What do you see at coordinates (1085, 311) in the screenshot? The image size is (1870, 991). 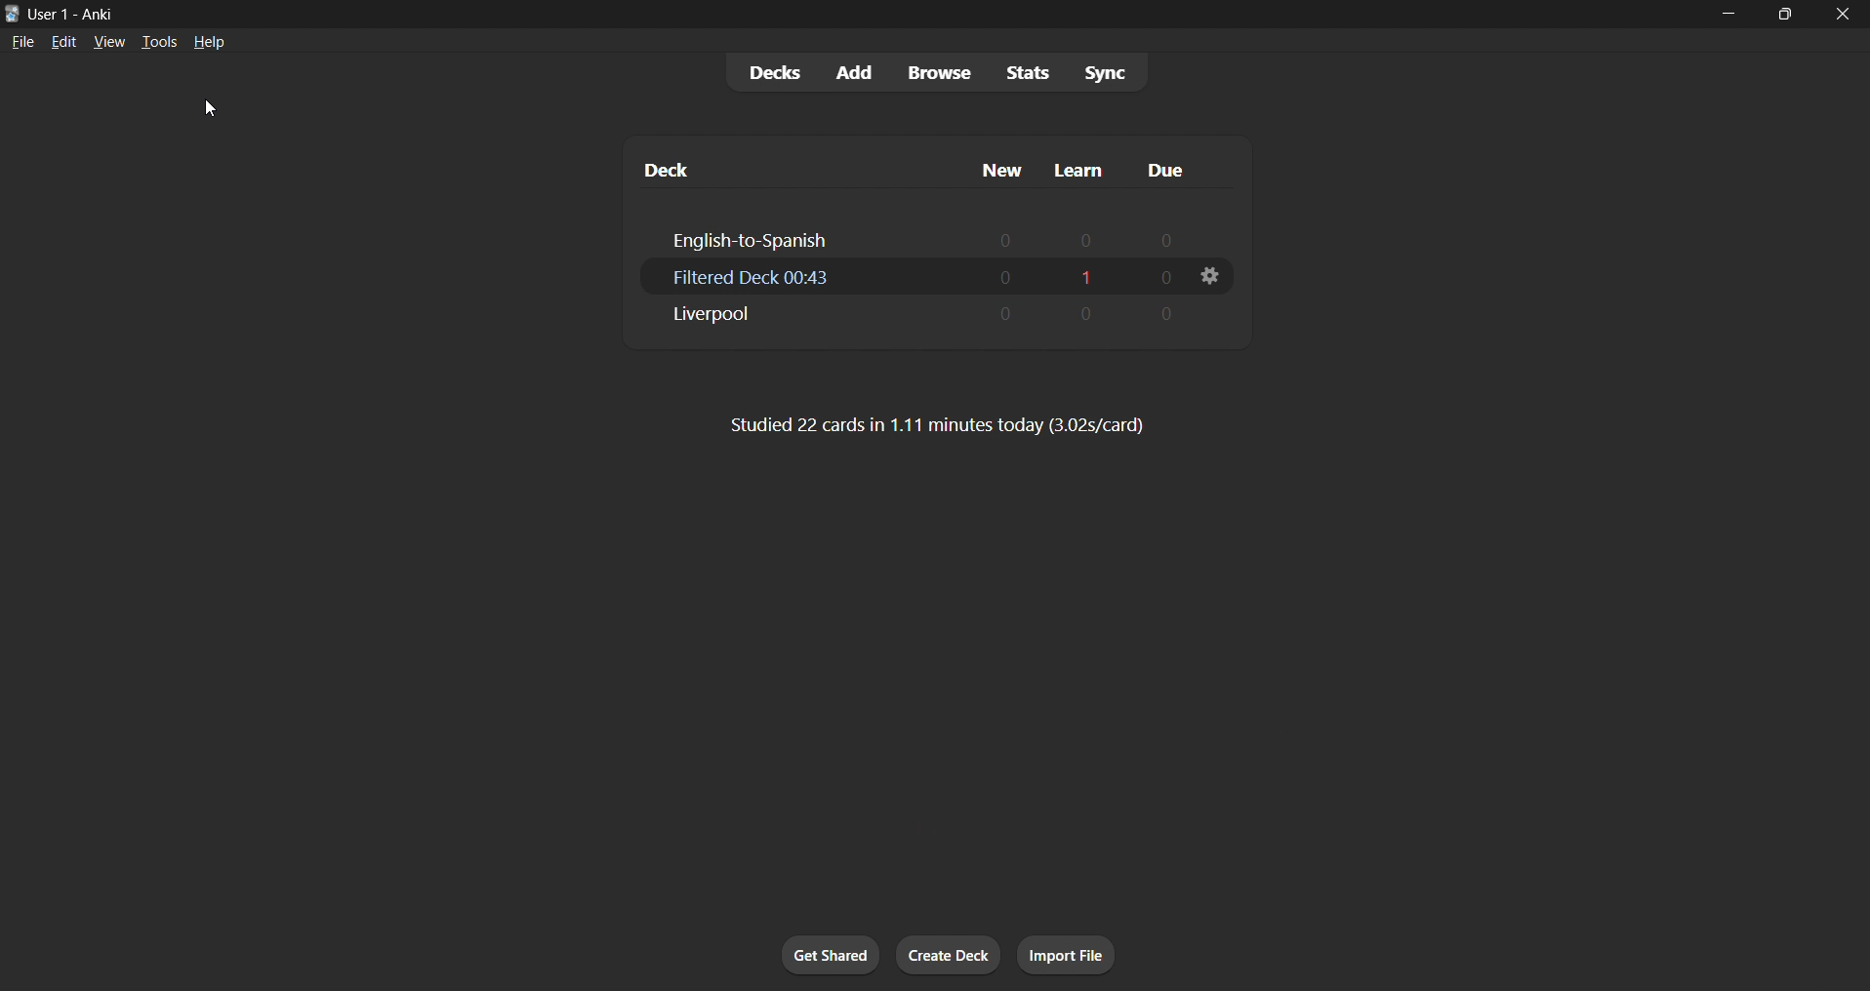 I see `[4` at bounding box center [1085, 311].